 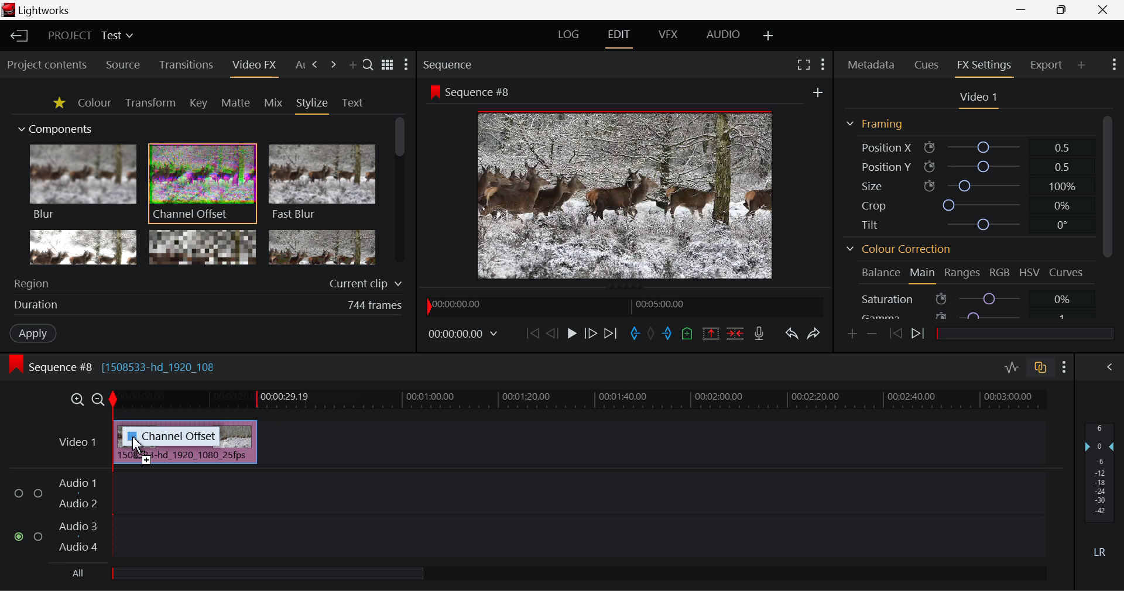 What do you see at coordinates (736, 334) in the screenshot?
I see `Delete/Cut` at bounding box center [736, 334].